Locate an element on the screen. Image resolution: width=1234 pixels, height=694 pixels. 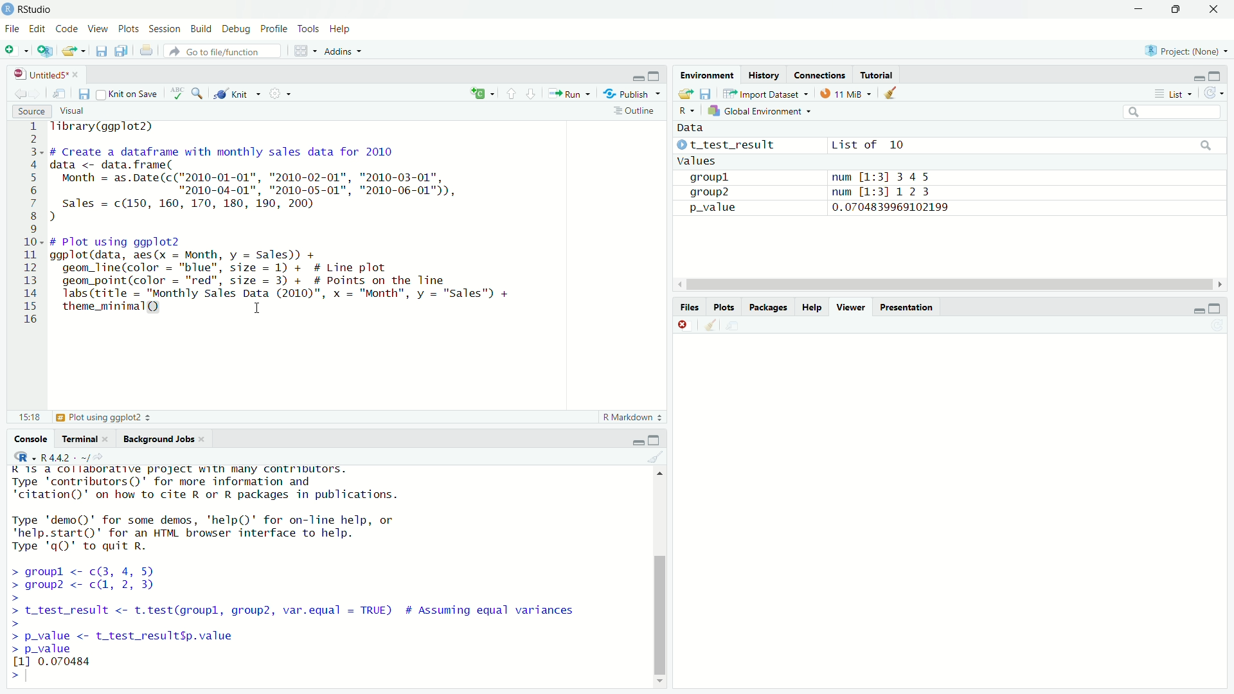
save workspace as is located at coordinates (706, 94).